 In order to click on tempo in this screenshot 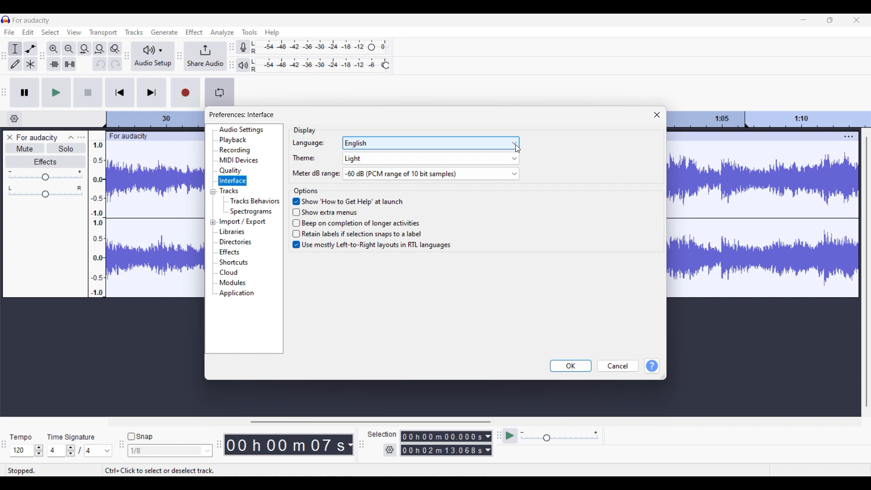, I will do `click(21, 438)`.